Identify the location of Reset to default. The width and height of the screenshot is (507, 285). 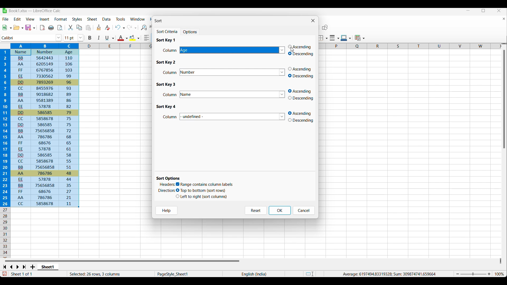
(256, 211).